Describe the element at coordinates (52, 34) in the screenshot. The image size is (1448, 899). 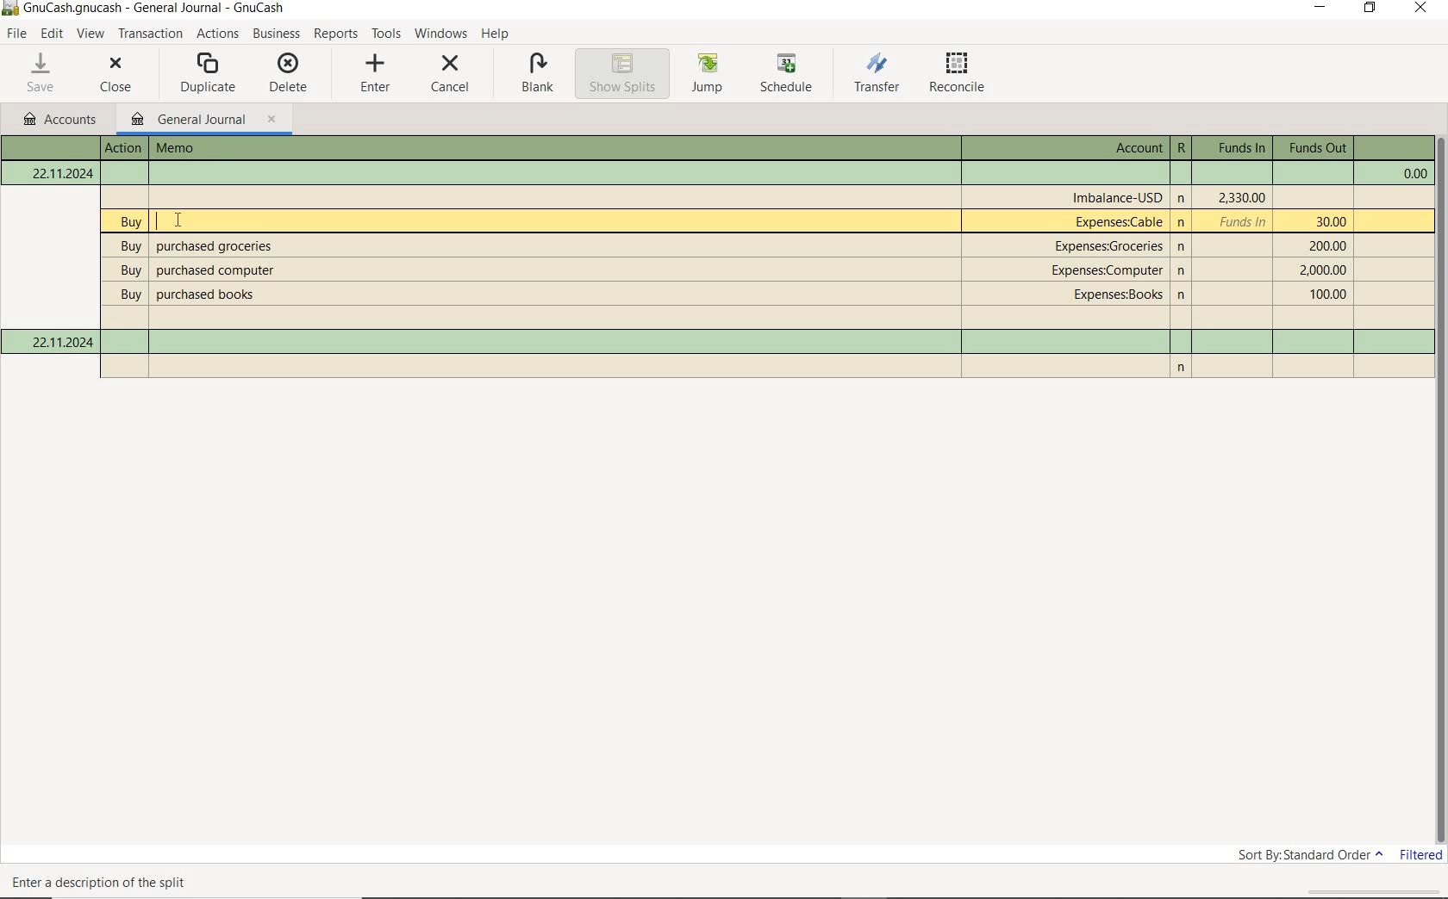
I see `EDIT` at that location.